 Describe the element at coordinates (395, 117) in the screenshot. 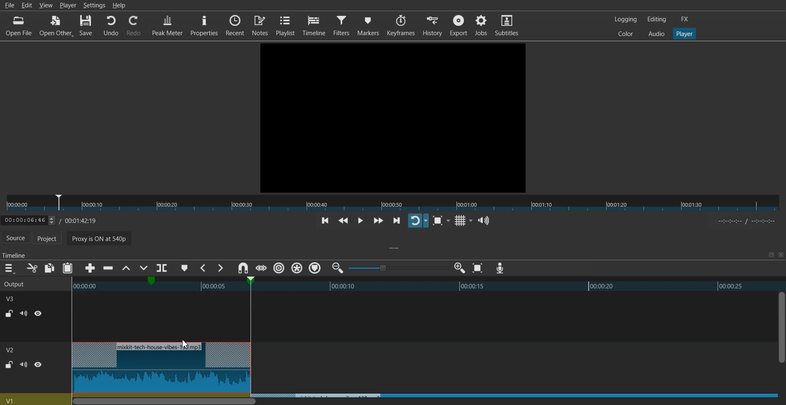

I see `File Preview window` at that location.